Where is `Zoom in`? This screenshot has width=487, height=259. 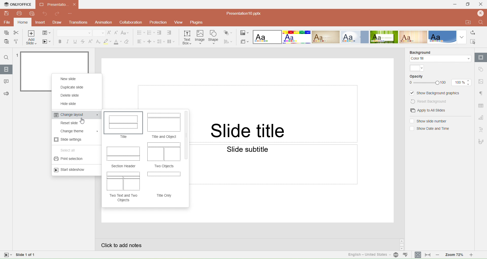 Zoom in is located at coordinates (475, 255).